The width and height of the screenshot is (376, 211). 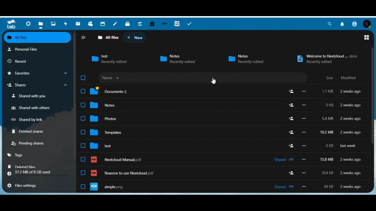 I want to click on Calendar, so click(x=103, y=23).